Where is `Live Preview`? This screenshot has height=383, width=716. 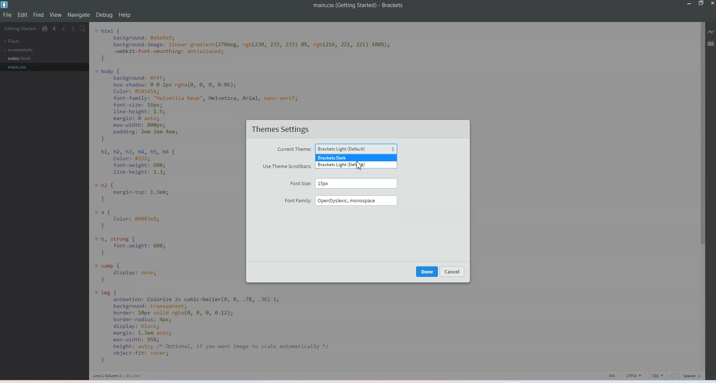 Live Preview is located at coordinates (712, 32).